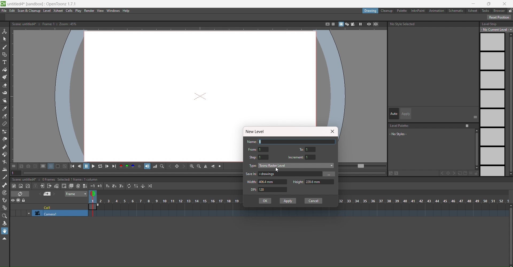 The height and width of the screenshot is (267, 513). What do you see at coordinates (5, 93) in the screenshot?
I see `tape tool` at bounding box center [5, 93].